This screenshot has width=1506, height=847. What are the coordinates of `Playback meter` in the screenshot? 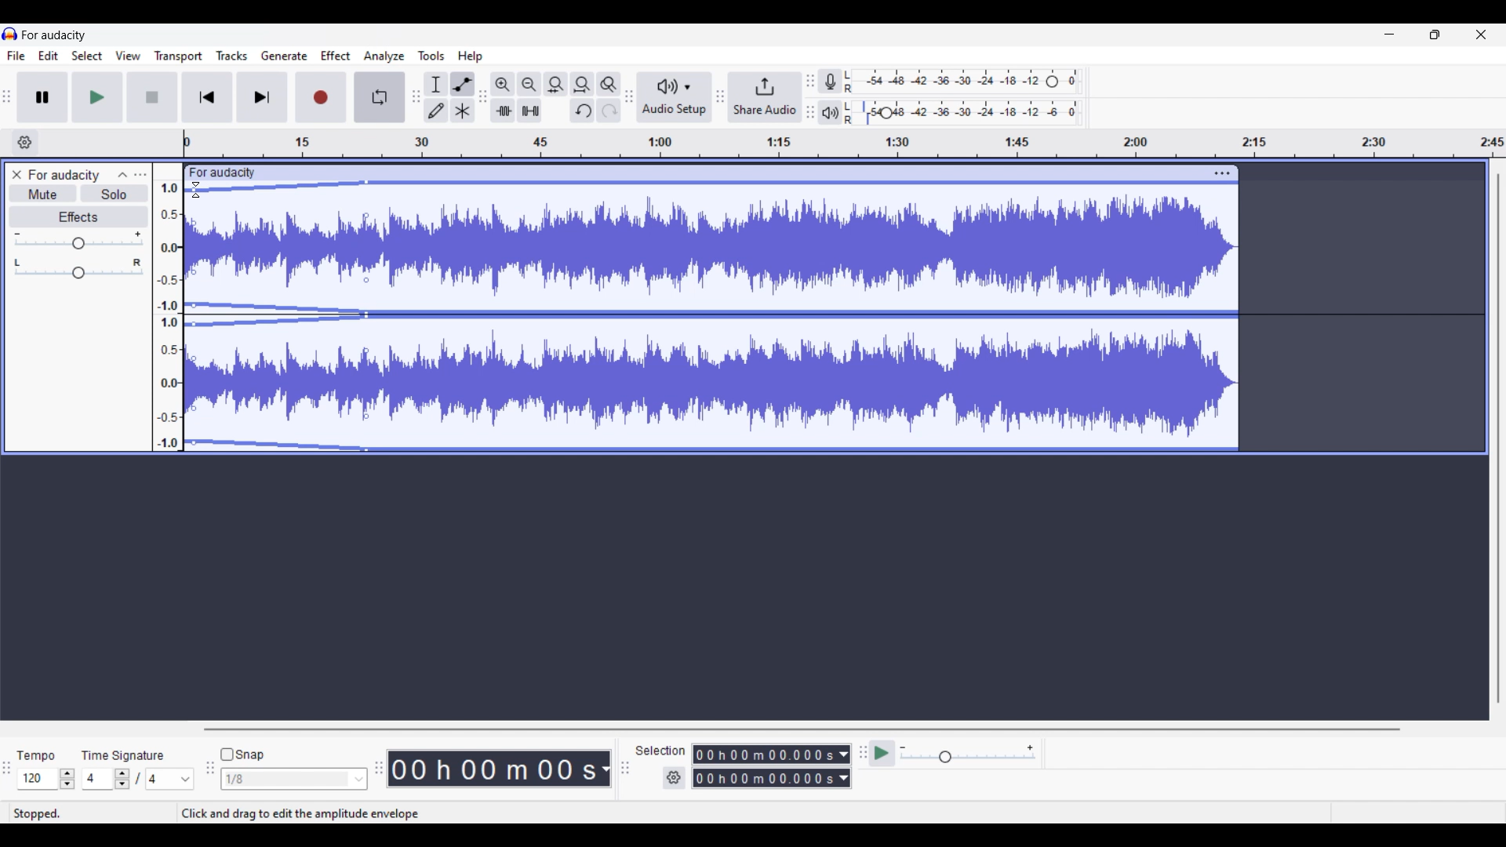 It's located at (830, 112).